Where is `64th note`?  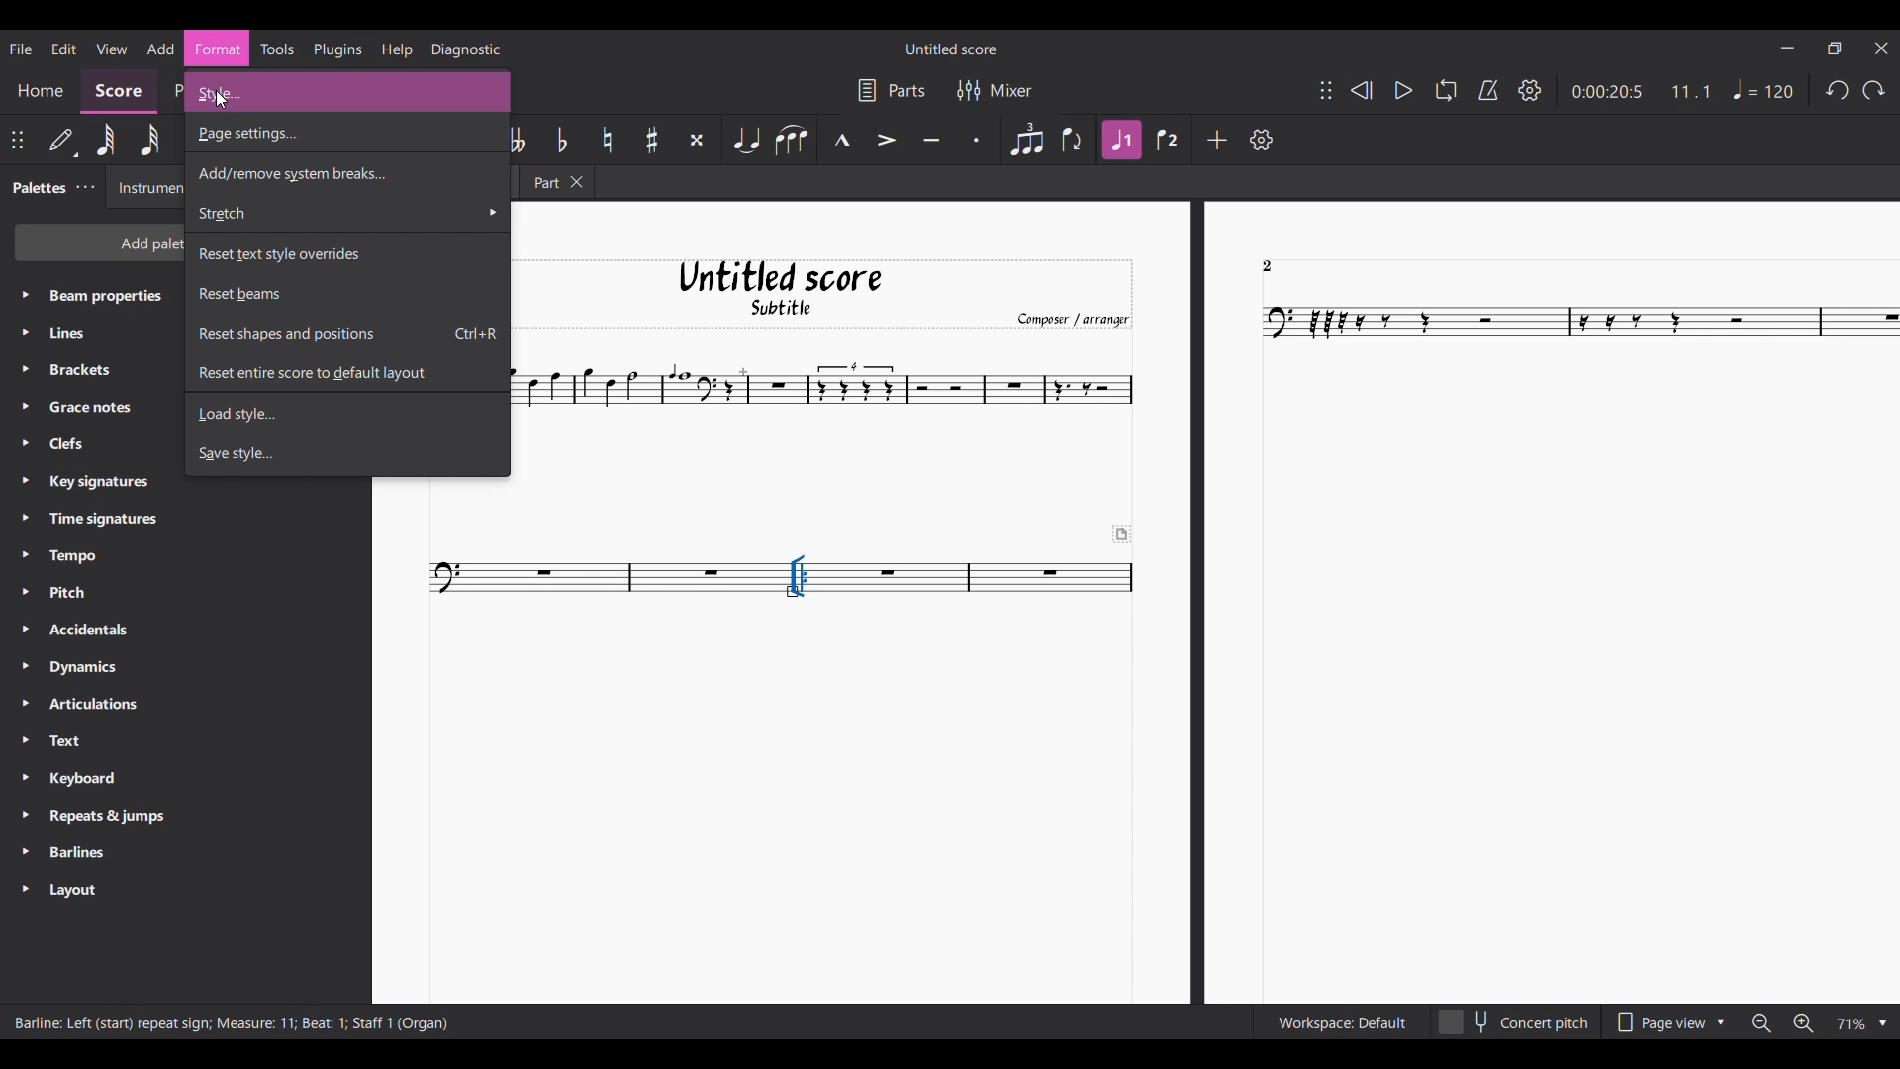
64th note is located at coordinates (105, 140).